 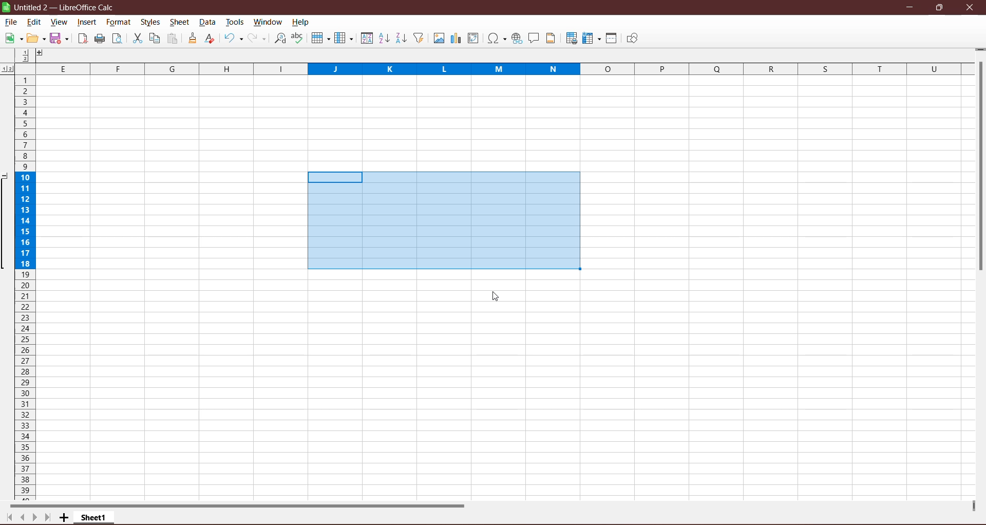 I want to click on Toggle Print Preview, so click(x=119, y=39).